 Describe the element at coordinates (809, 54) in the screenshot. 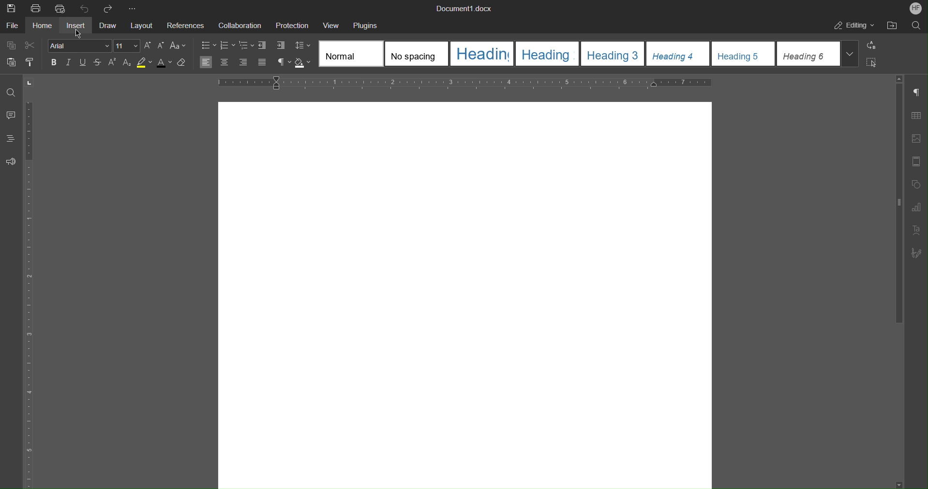

I see `Heading 6` at that location.